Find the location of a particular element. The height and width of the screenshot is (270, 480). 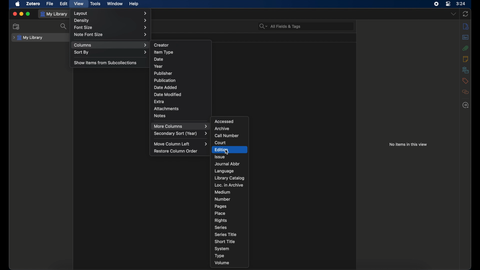

more columns is located at coordinates (180, 126).